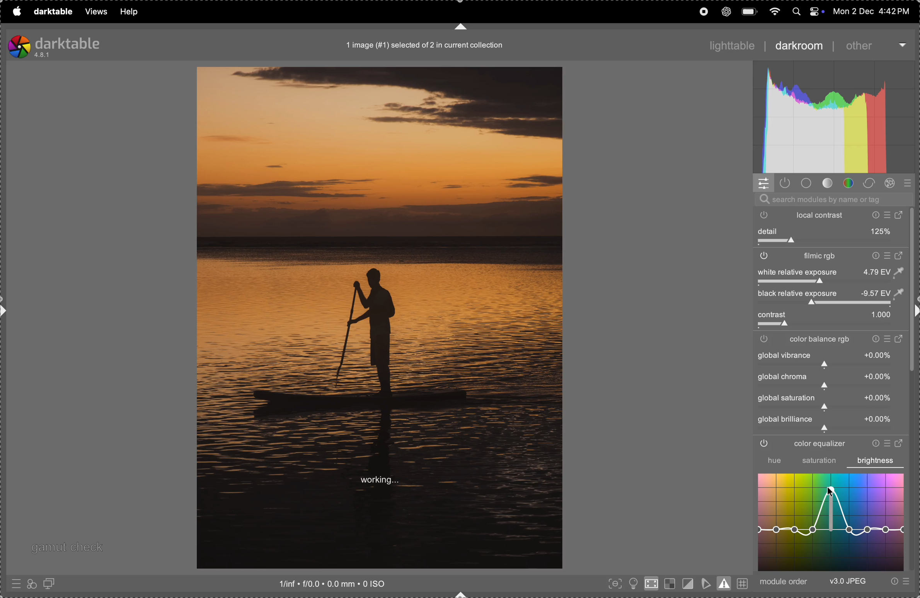  Describe the element at coordinates (849, 183) in the screenshot. I see `color` at that location.